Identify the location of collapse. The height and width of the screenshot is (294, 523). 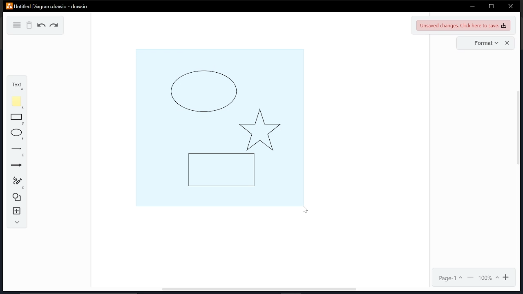
(16, 223).